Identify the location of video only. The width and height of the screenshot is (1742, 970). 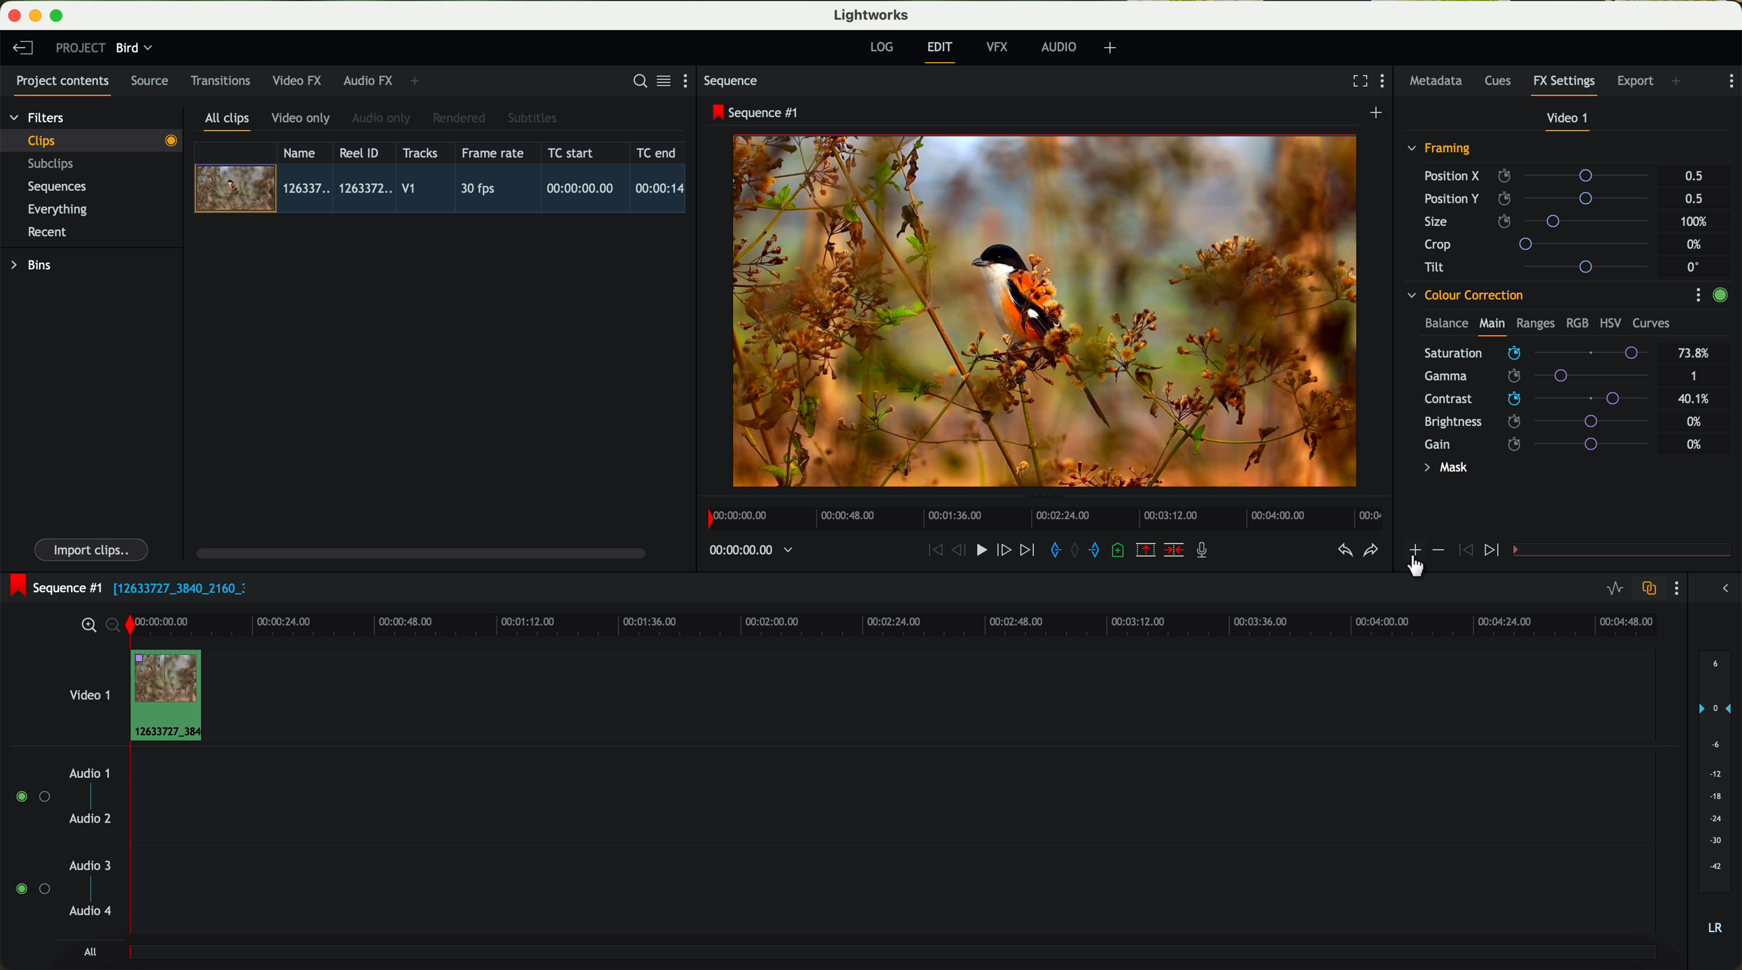
(300, 119).